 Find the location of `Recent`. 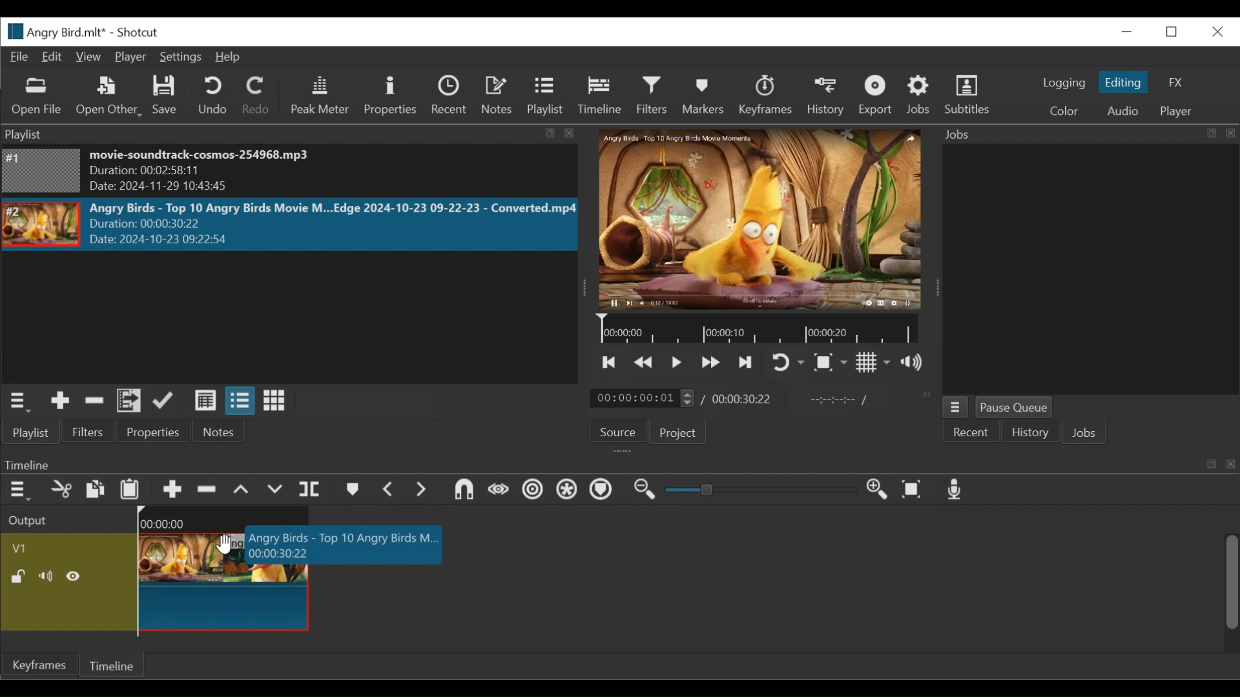

Recent is located at coordinates (449, 96).